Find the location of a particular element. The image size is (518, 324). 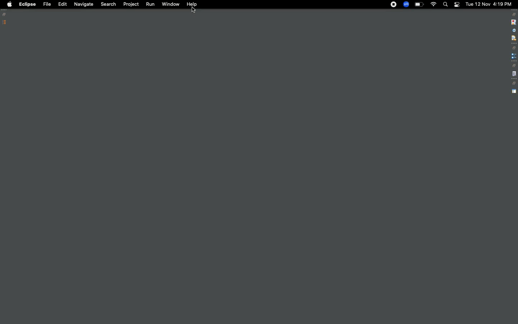

extension point is located at coordinates (514, 56).